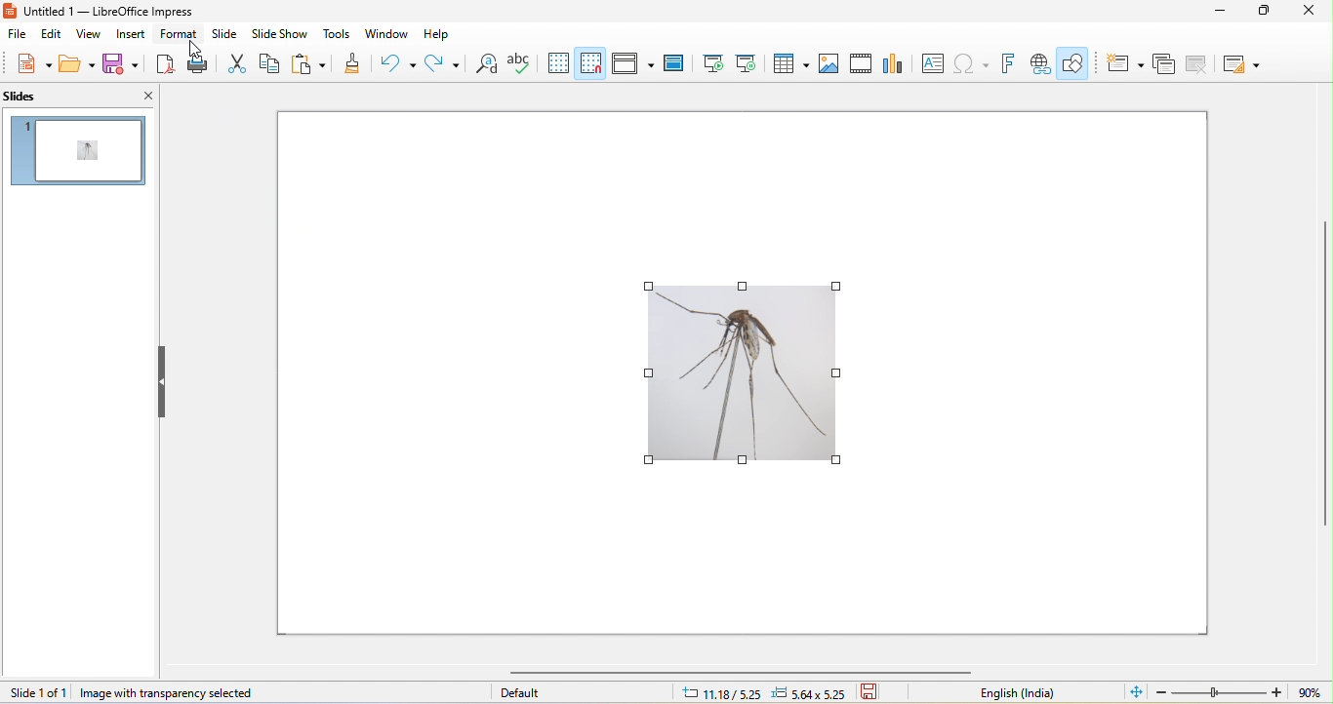 The height and width of the screenshot is (704, 1333). I want to click on vertical scroll, so click(1324, 373).